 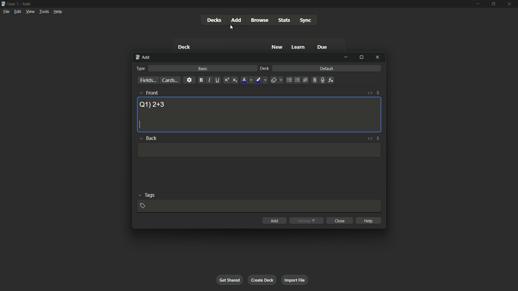 I want to click on unordered list, so click(x=289, y=80).